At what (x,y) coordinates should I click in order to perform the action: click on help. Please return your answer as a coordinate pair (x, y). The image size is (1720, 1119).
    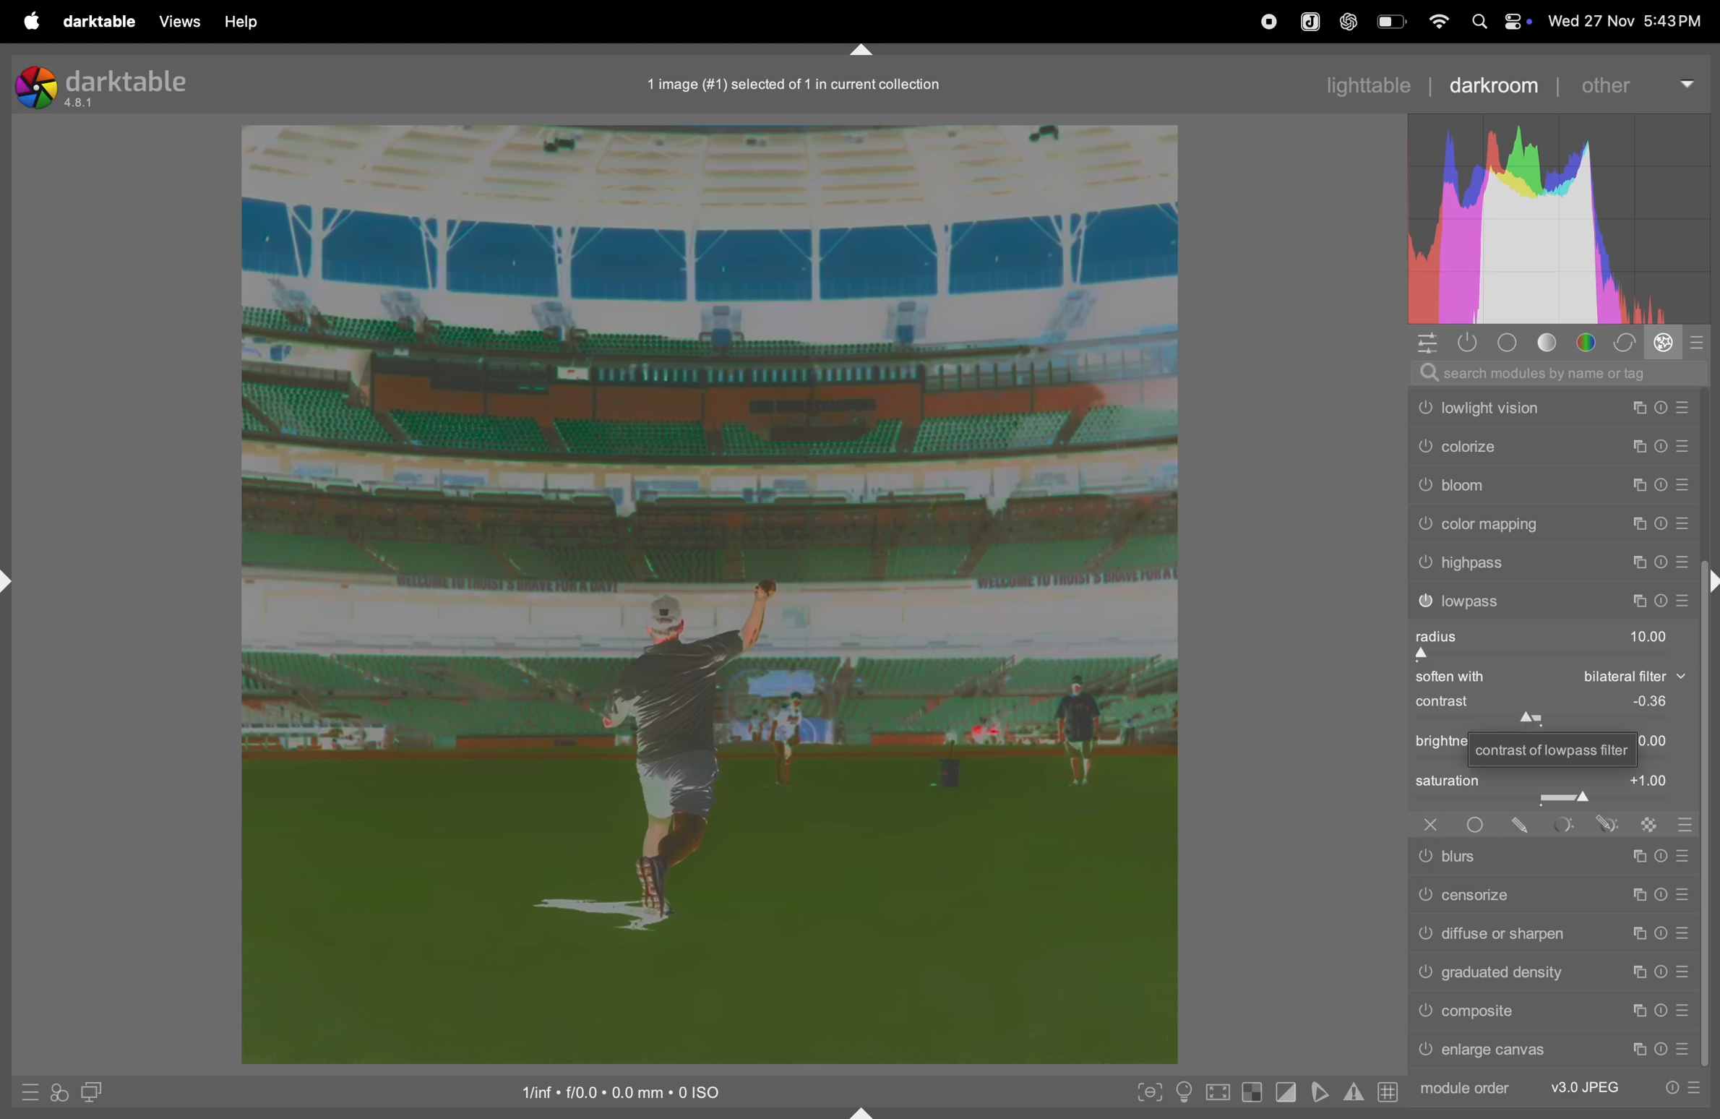
    Looking at the image, I should click on (240, 22).